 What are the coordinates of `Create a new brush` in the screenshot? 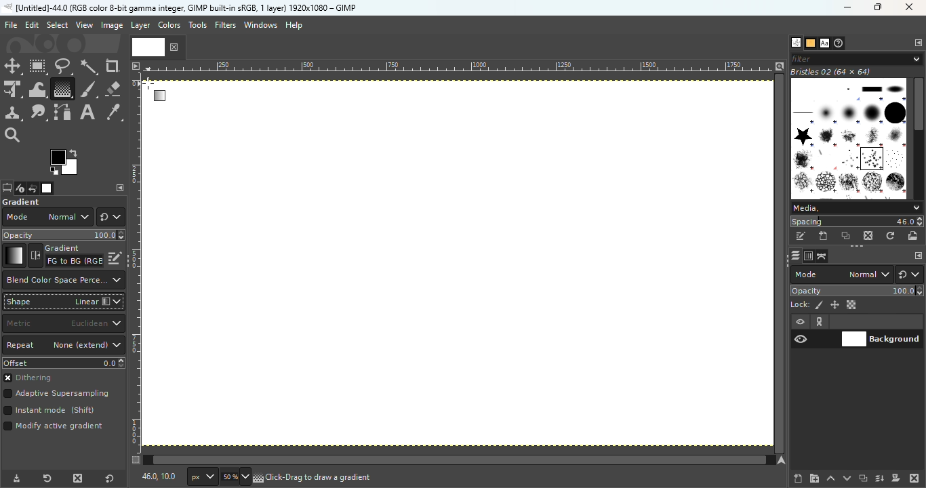 It's located at (824, 236).